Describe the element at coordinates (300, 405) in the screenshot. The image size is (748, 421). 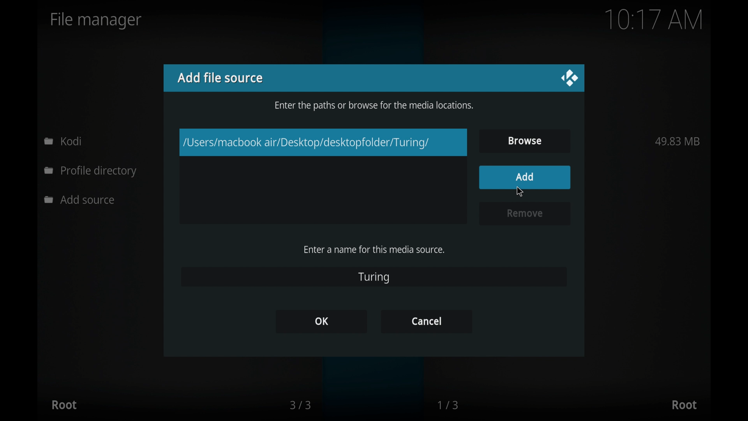
I see `3/3` at that location.